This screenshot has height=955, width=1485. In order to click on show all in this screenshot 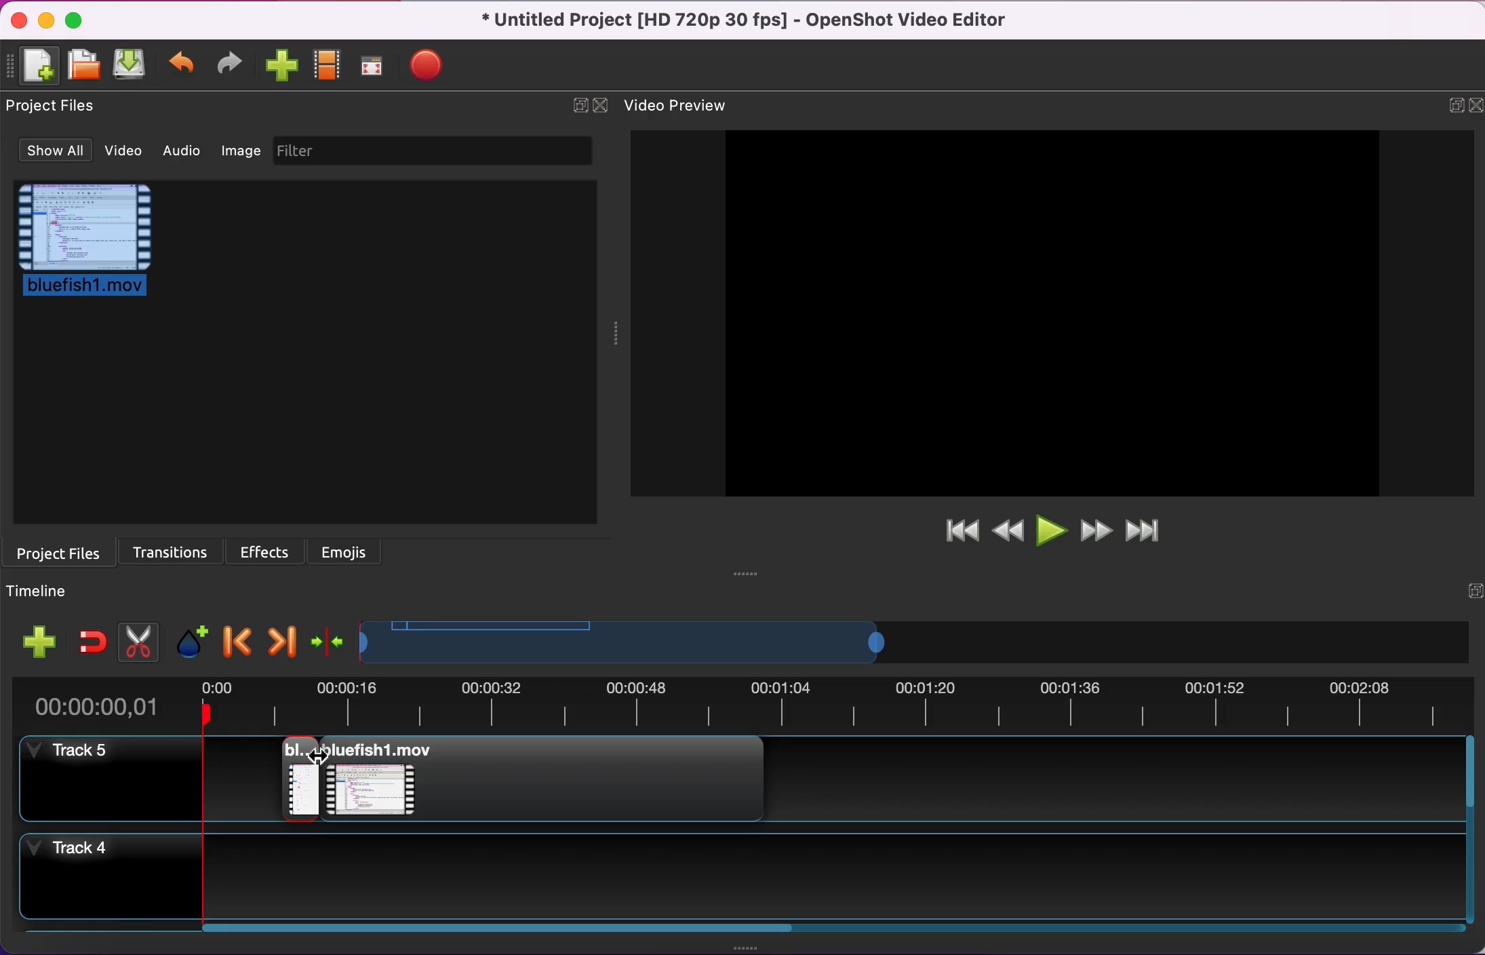, I will do `click(49, 151)`.